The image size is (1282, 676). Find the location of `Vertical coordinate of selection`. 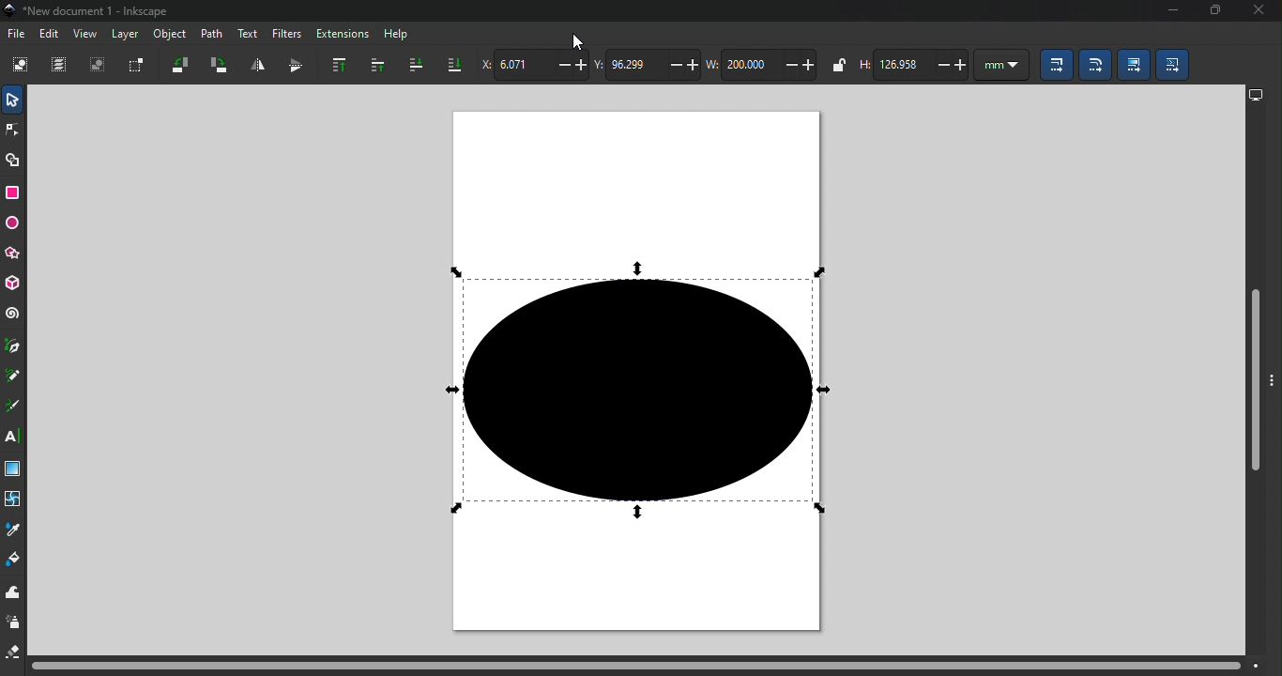

Vertical coordinate of selection is located at coordinates (649, 67).